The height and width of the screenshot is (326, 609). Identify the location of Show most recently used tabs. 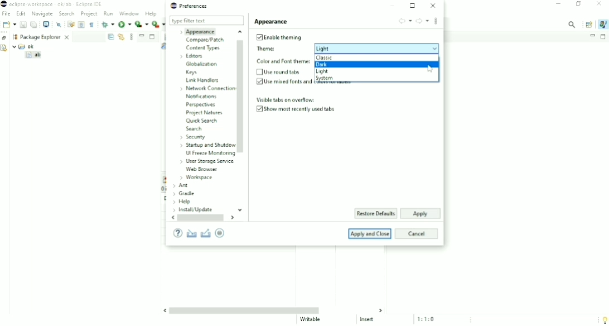
(298, 109).